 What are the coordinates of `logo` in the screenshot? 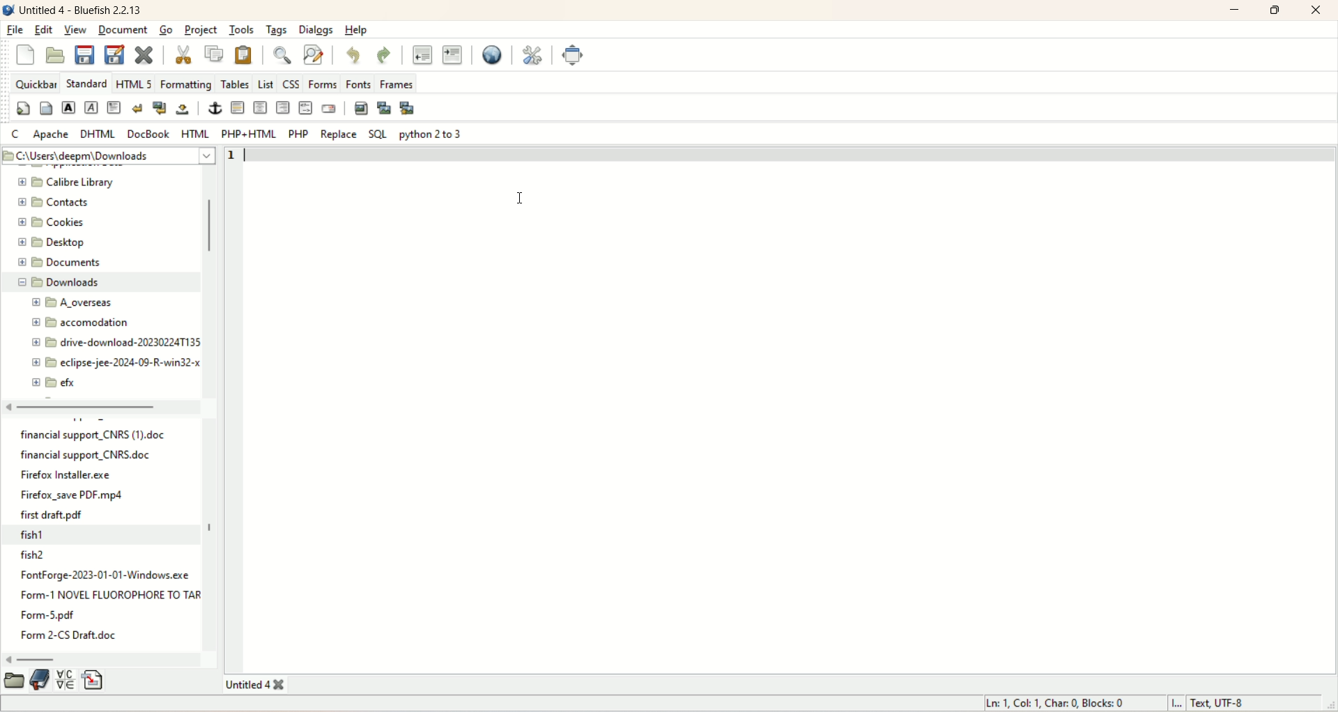 It's located at (8, 8).